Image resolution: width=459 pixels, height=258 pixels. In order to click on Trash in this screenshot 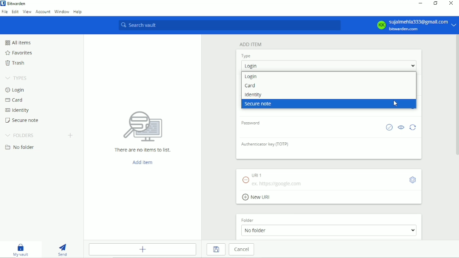, I will do `click(15, 63)`.